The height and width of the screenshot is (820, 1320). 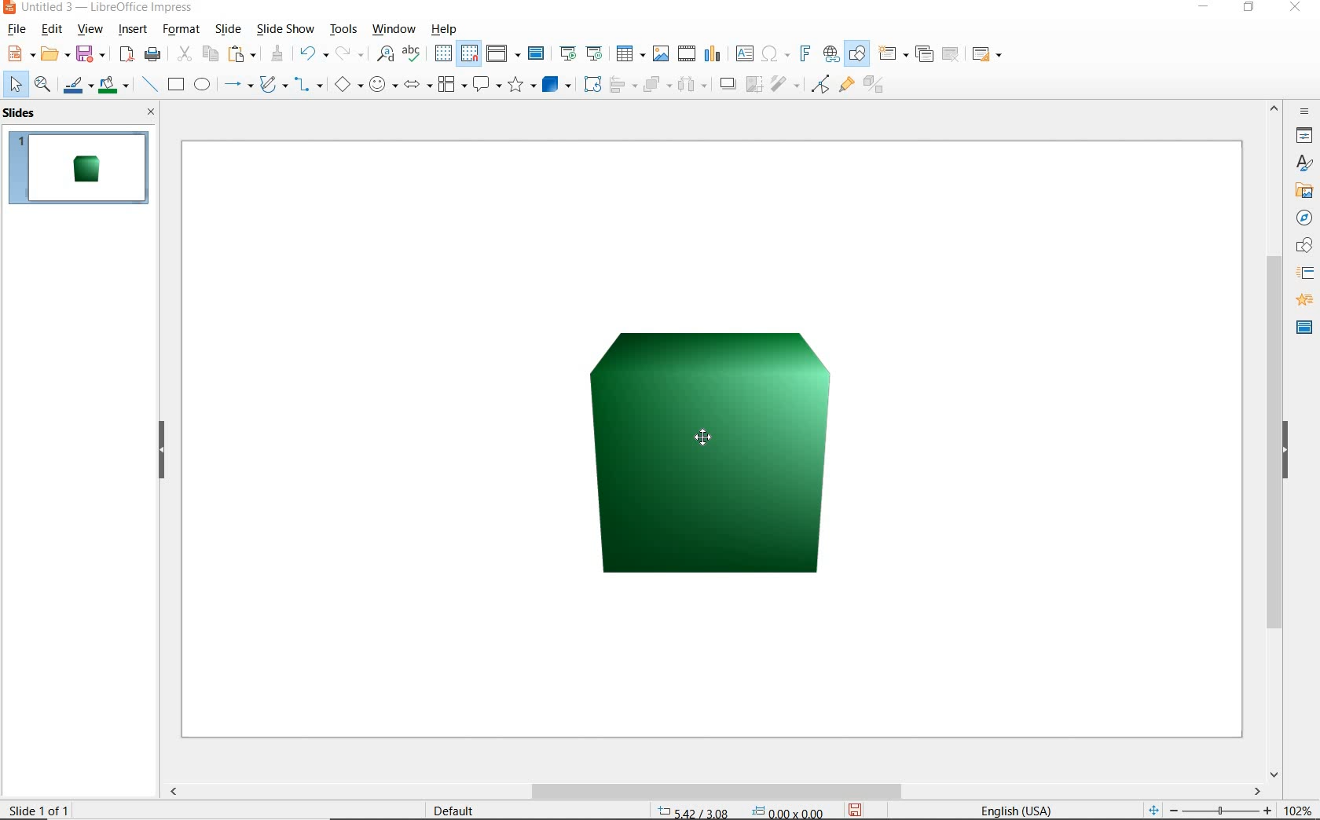 I want to click on stars and banners, so click(x=522, y=87).